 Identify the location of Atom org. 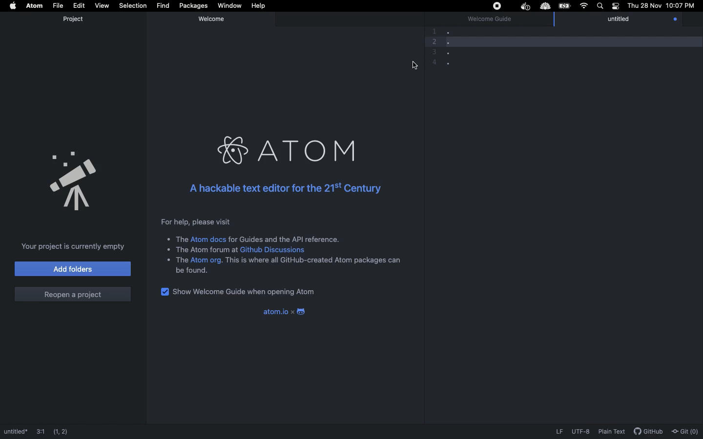
(207, 260).